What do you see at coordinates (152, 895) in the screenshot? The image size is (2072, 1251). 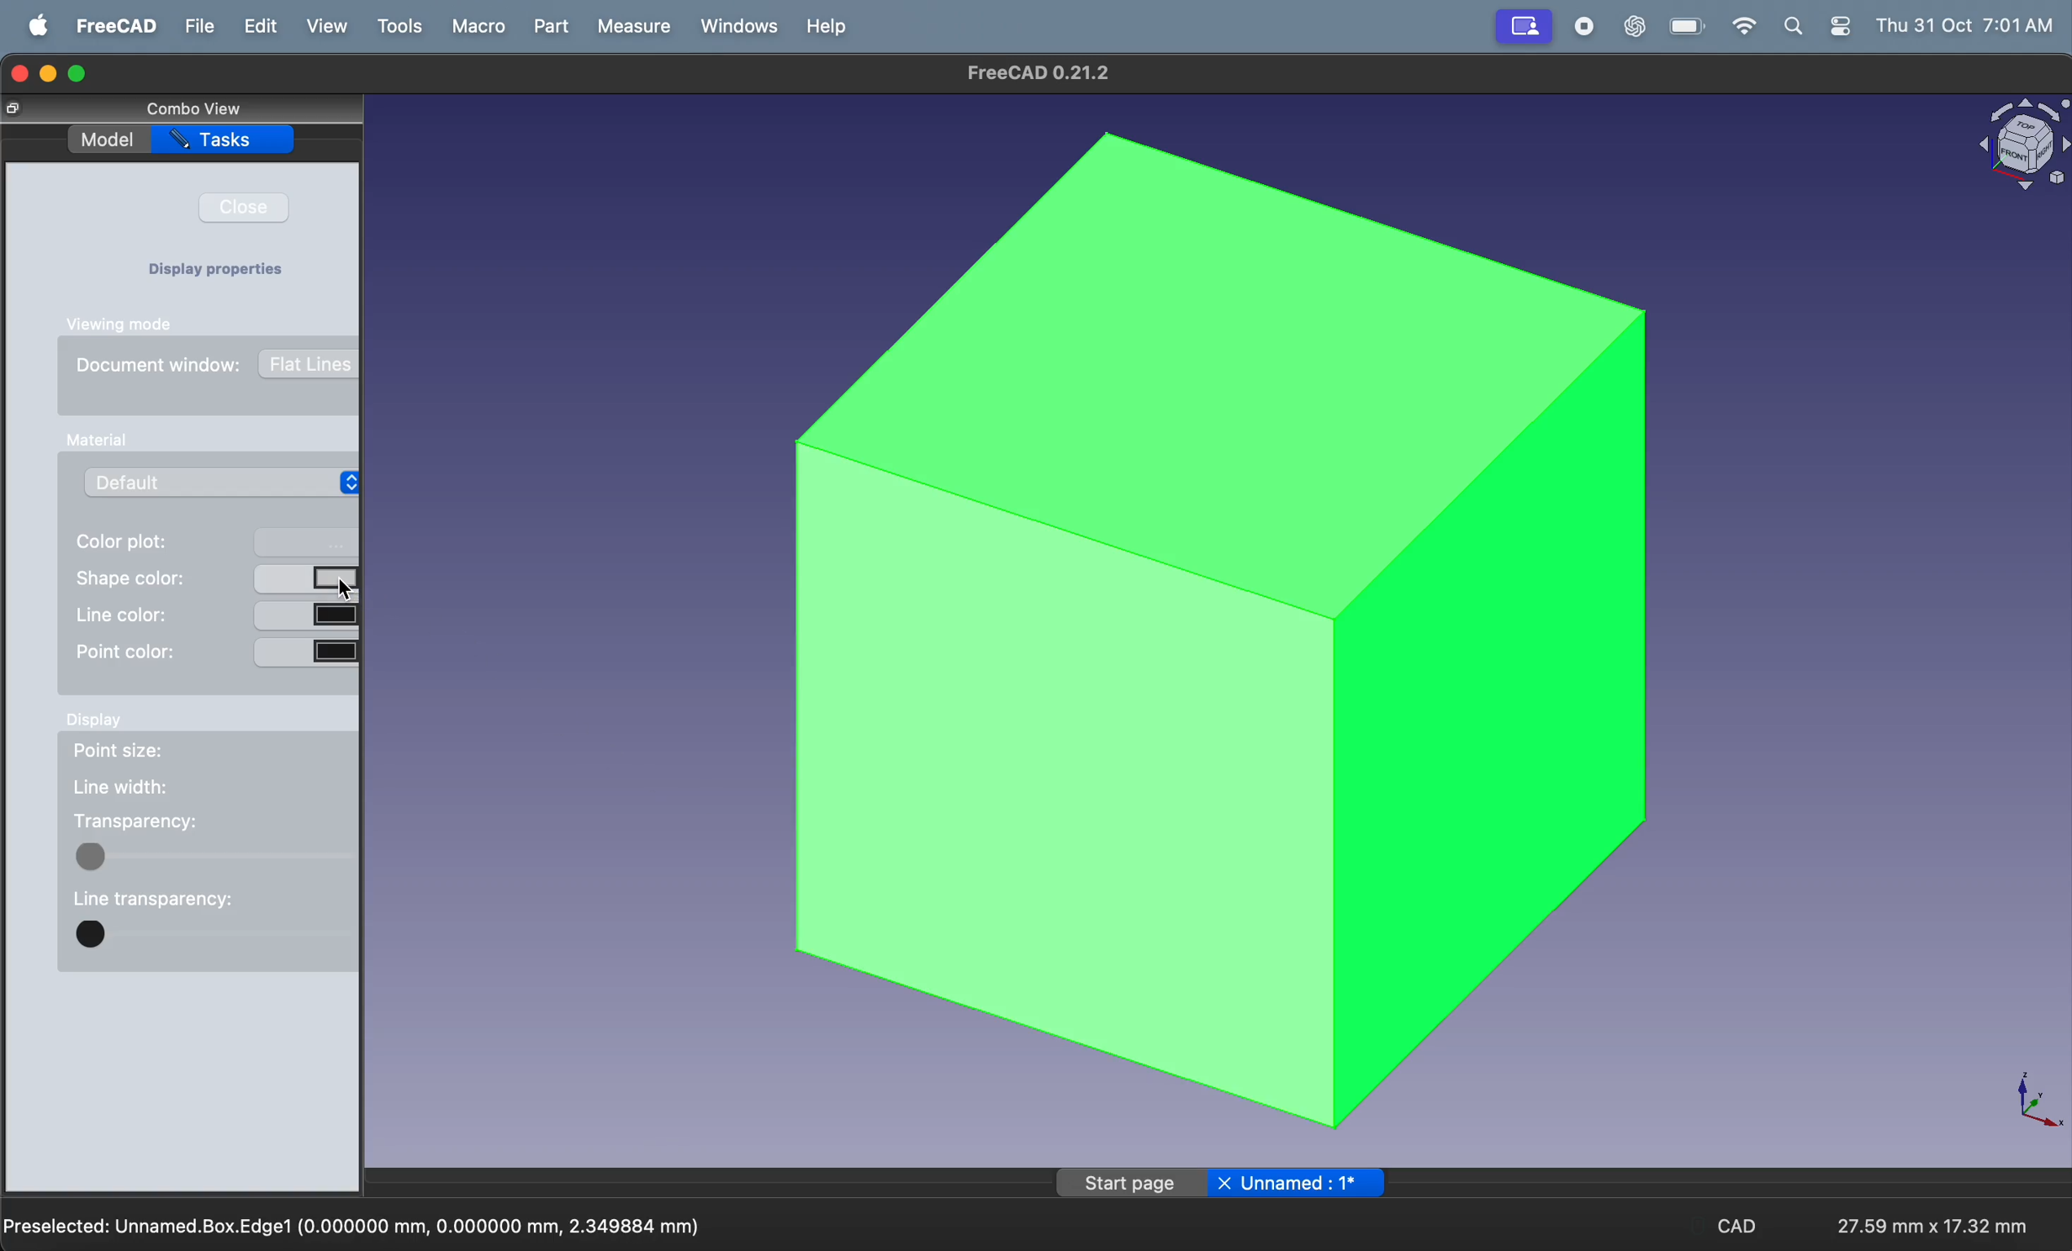 I see `line transparency` at bounding box center [152, 895].